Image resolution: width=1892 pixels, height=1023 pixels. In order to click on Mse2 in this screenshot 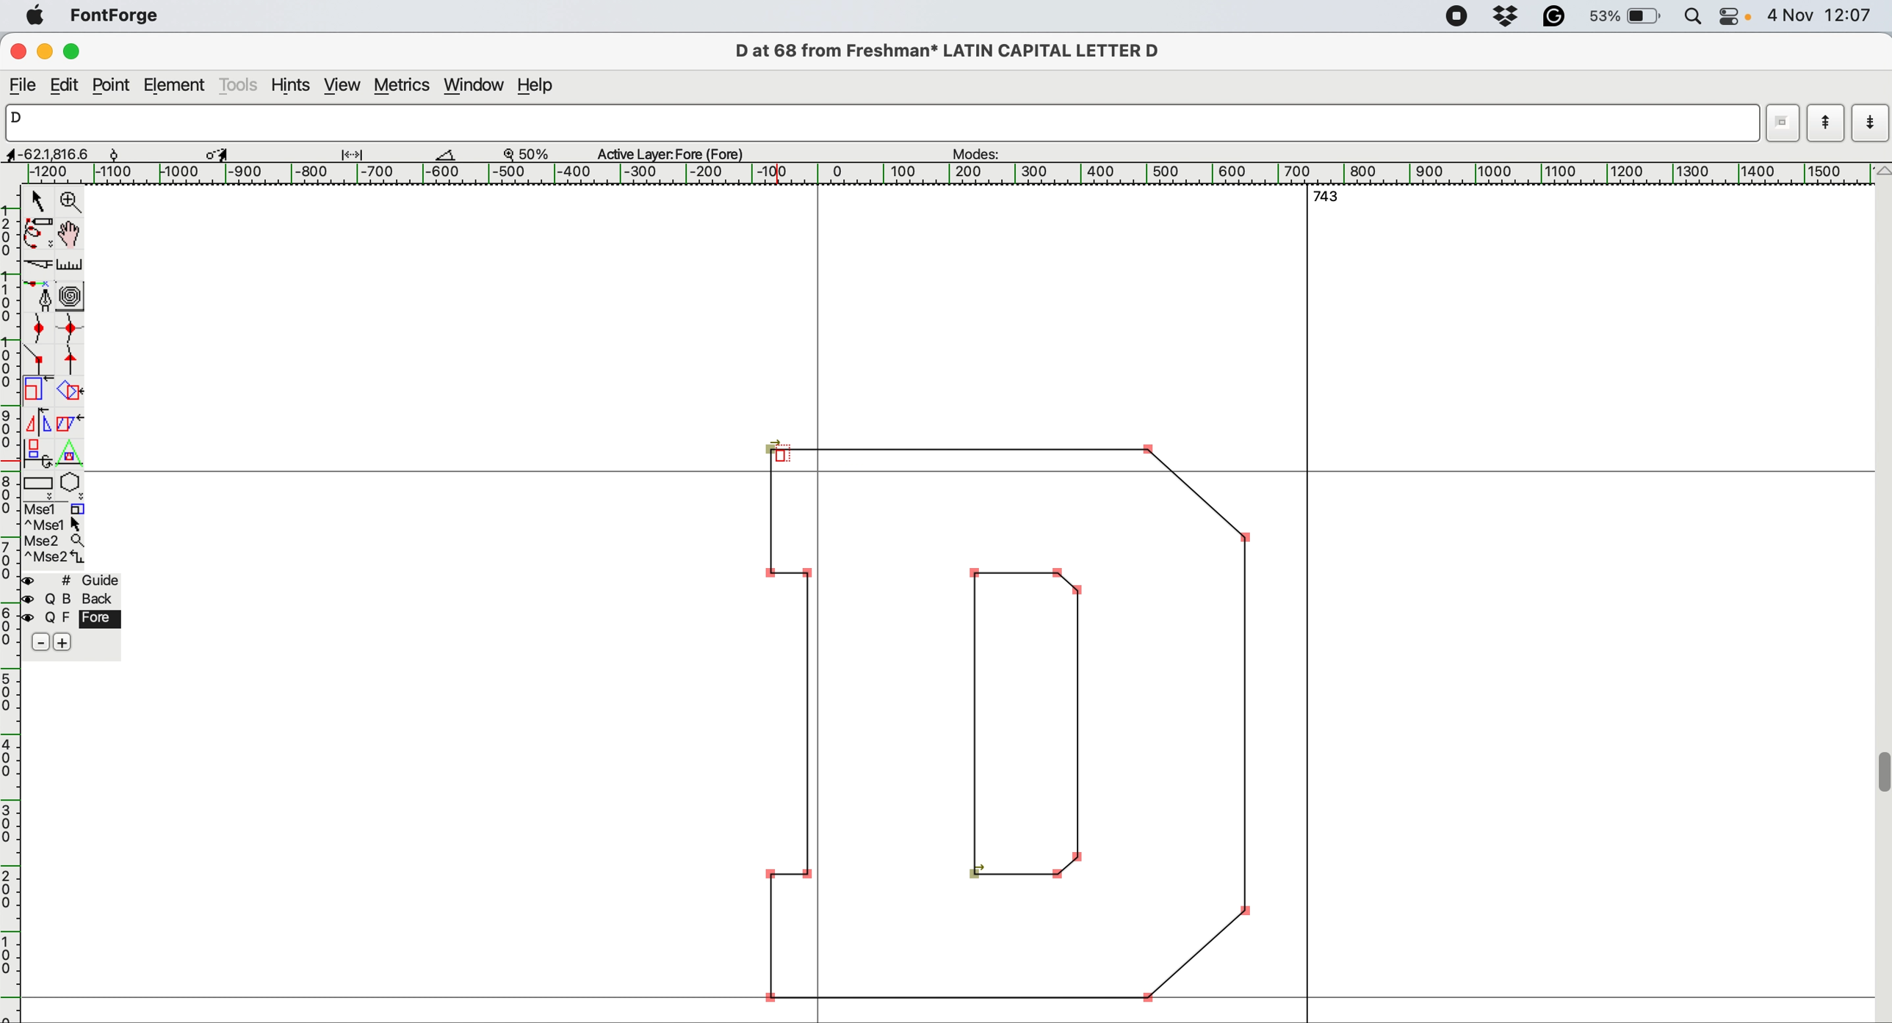, I will do `click(58, 540)`.